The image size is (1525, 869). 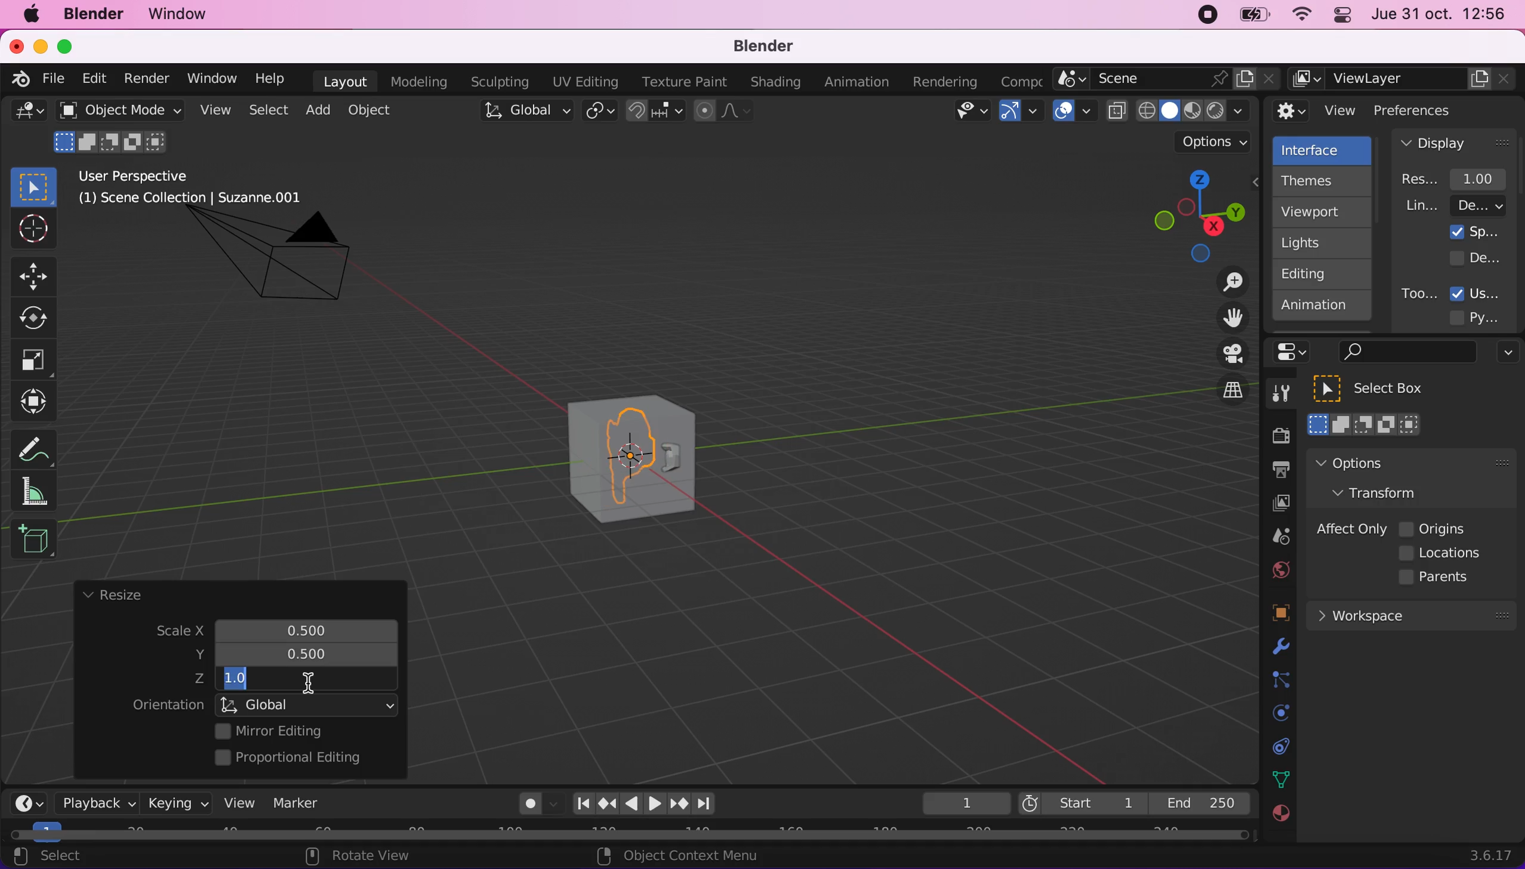 What do you see at coordinates (285, 267) in the screenshot?
I see `camera` at bounding box center [285, 267].